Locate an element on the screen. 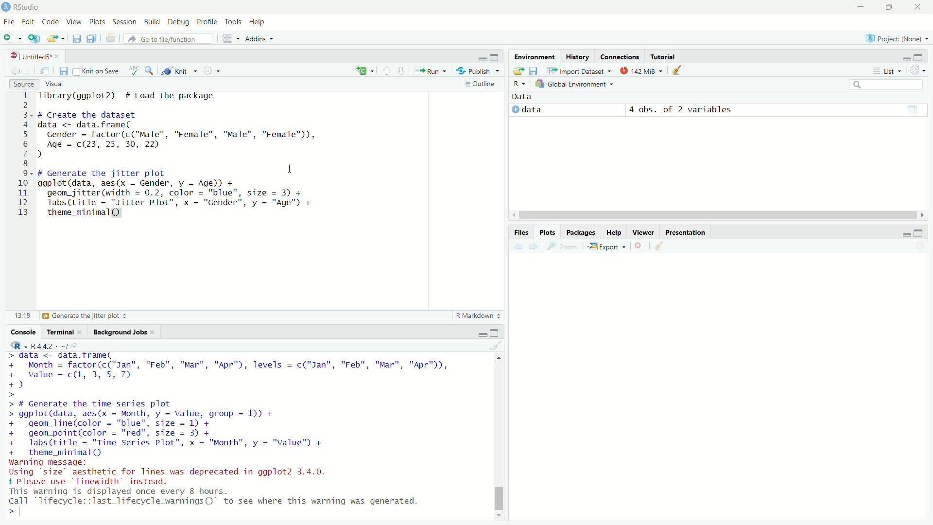 The width and height of the screenshot is (933, 525). cursor is located at coordinates (290, 169).